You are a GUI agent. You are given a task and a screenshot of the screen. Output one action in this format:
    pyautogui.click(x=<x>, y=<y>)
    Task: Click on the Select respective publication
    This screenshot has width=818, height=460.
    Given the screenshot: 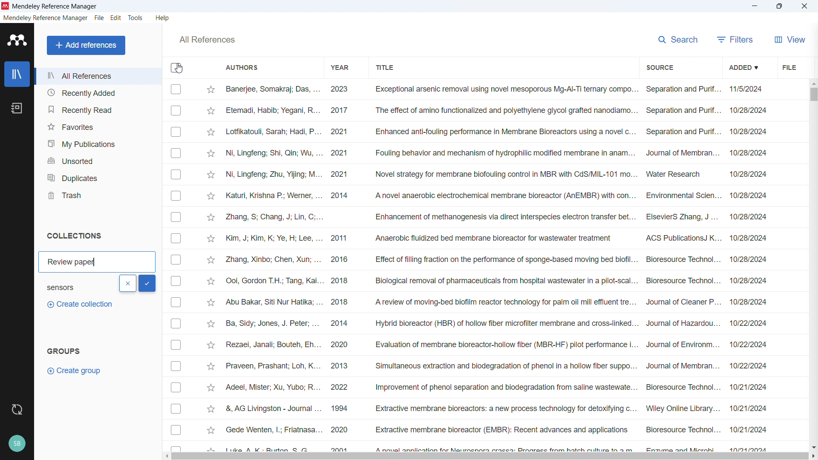 What is the action you would take?
    pyautogui.click(x=176, y=345)
    